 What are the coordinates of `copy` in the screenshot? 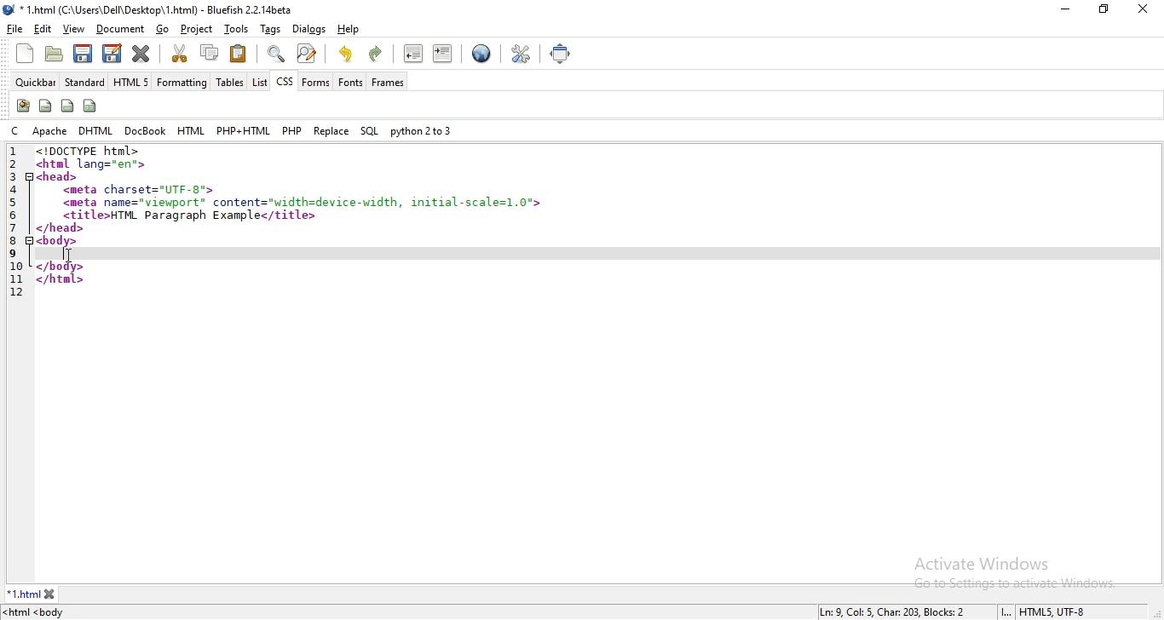 It's located at (208, 52).